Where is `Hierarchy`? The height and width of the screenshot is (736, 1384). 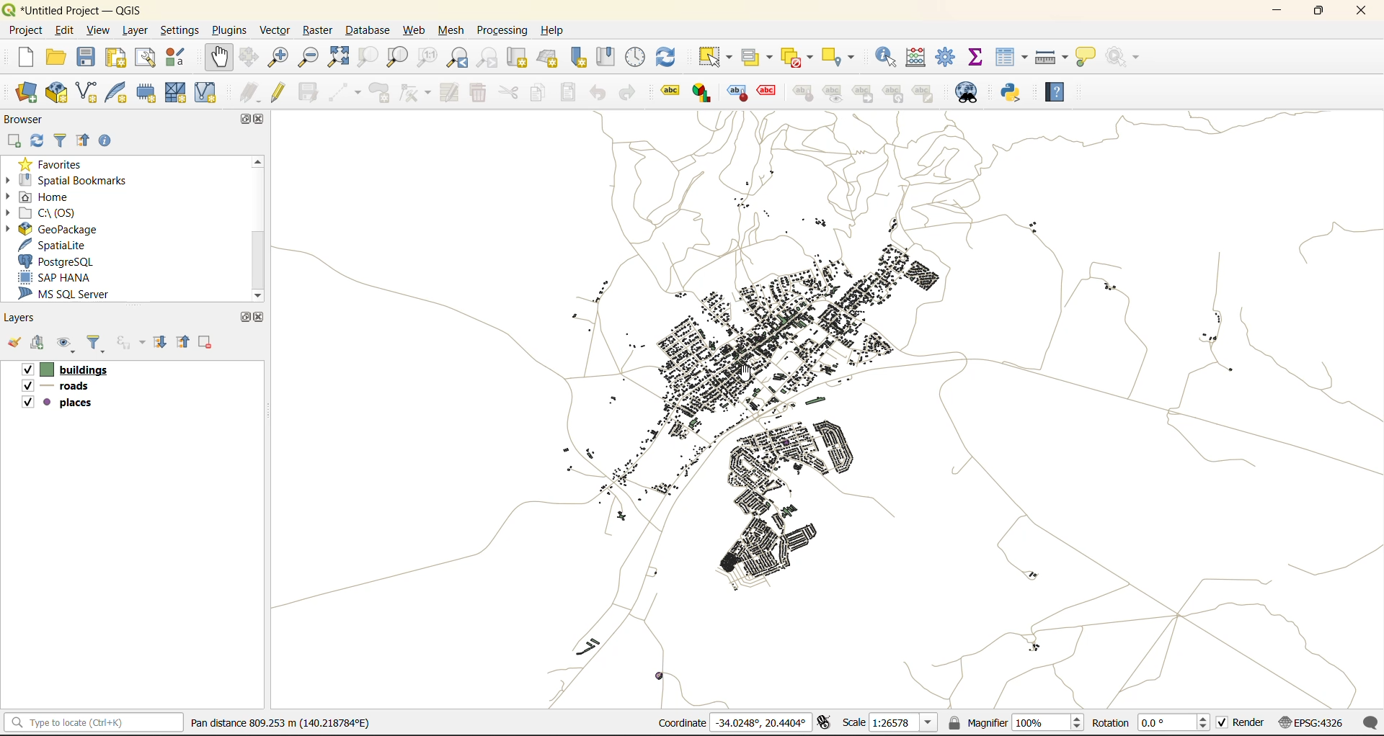 Hierarchy is located at coordinates (896, 93).